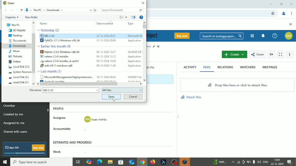  I want to click on Warning, so click(185, 162).